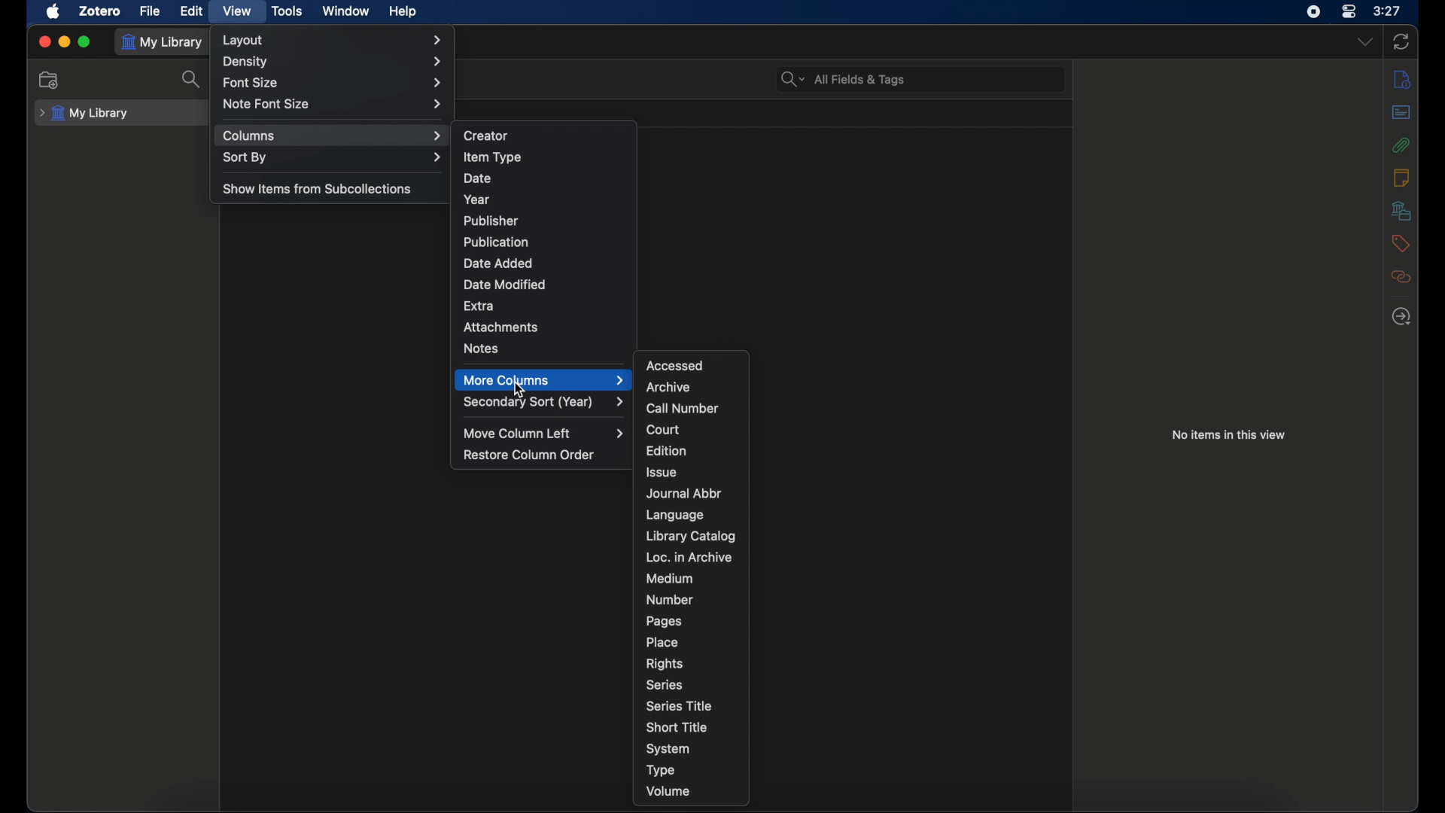  What do you see at coordinates (190, 11) in the screenshot?
I see `edit` at bounding box center [190, 11].